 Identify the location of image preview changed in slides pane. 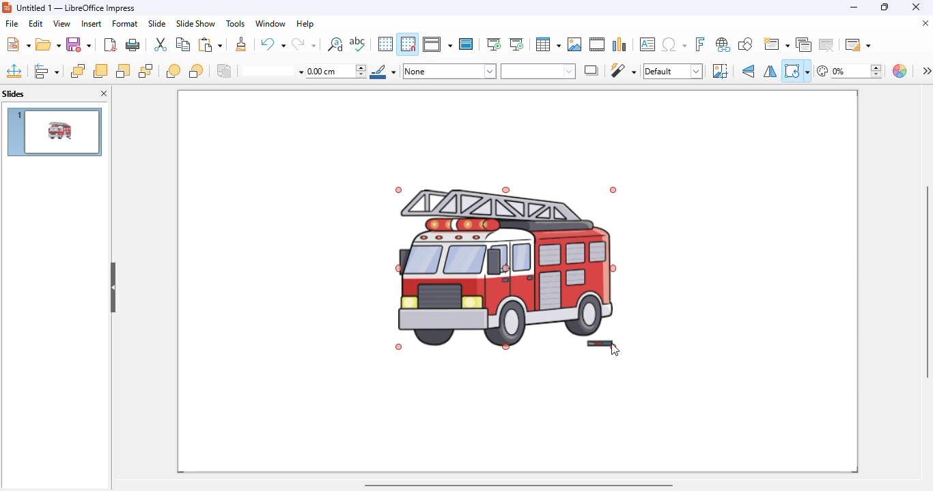
(54, 132).